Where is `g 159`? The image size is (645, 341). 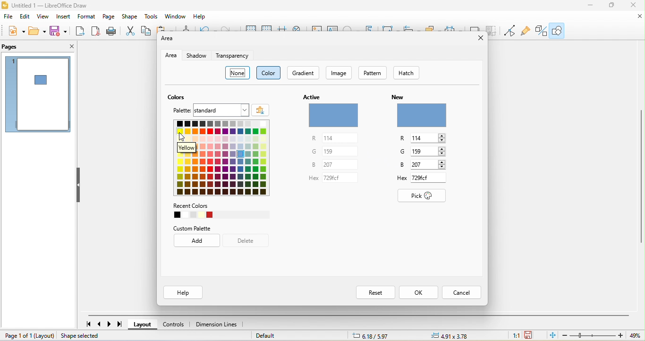 g 159 is located at coordinates (424, 151).